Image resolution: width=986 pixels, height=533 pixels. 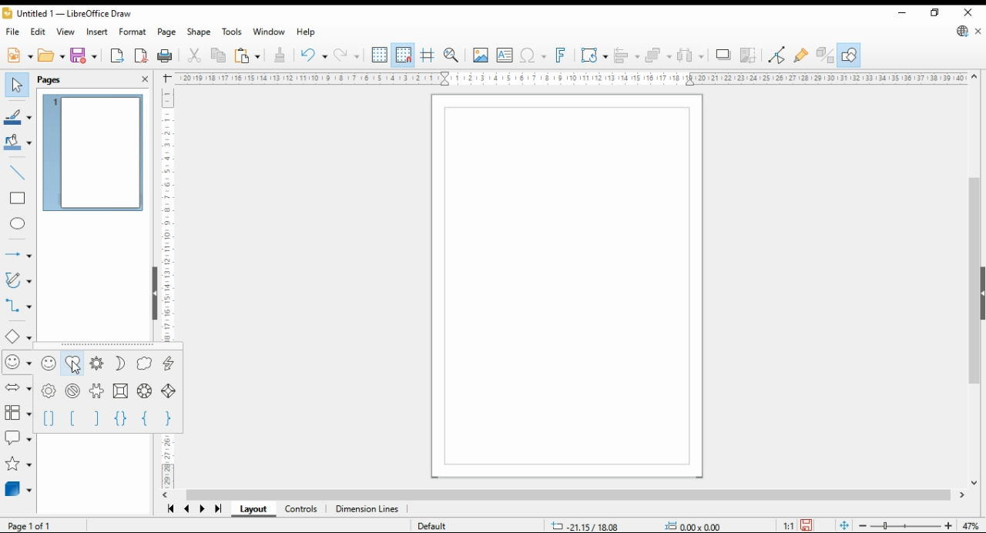 What do you see at coordinates (971, 525) in the screenshot?
I see `zoom factor` at bounding box center [971, 525].